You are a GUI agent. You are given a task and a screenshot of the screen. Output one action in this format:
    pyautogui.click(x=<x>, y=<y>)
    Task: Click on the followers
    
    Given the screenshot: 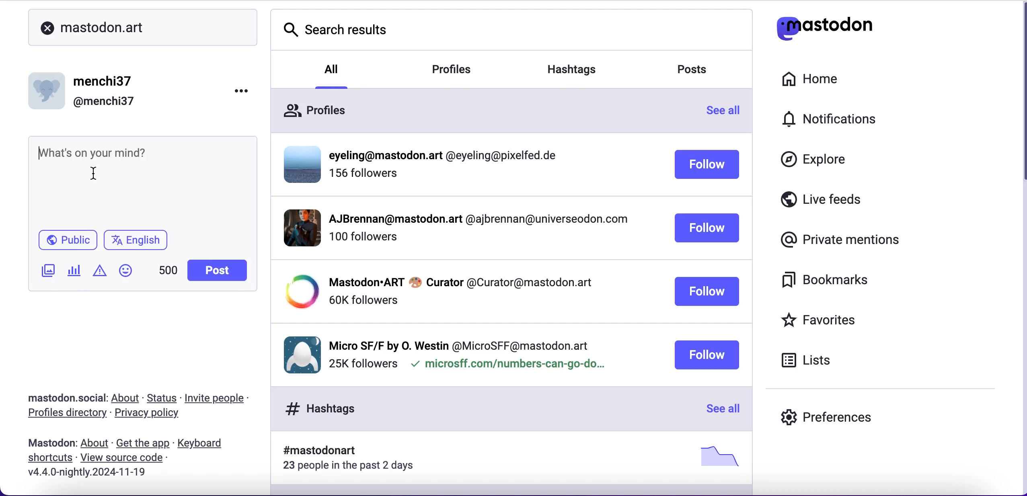 What is the action you would take?
    pyautogui.click(x=362, y=364)
    